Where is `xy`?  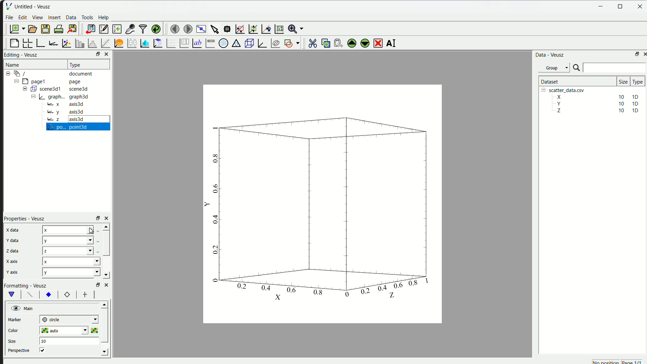 xy is located at coordinates (49, 295).